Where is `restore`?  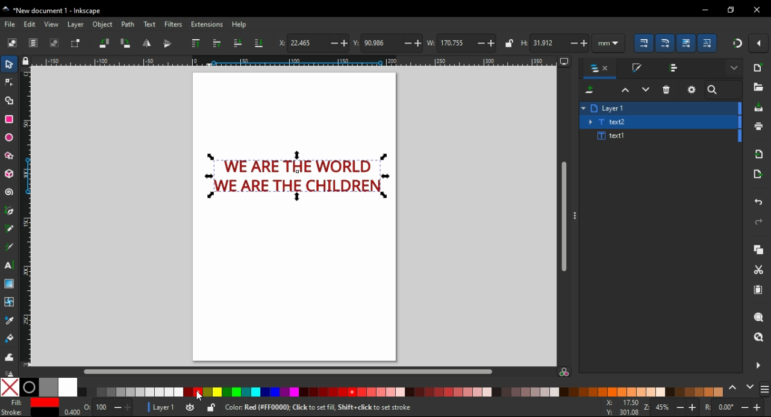
restore is located at coordinates (732, 10).